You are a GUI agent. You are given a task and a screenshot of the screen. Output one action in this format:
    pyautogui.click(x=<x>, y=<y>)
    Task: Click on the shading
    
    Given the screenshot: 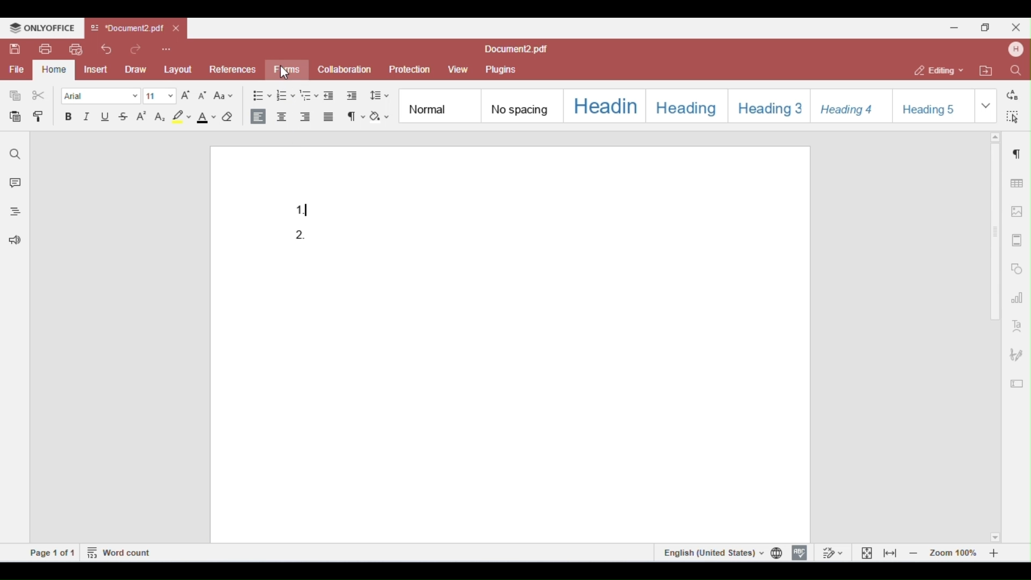 What is the action you would take?
    pyautogui.click(x=379, y=117)
    